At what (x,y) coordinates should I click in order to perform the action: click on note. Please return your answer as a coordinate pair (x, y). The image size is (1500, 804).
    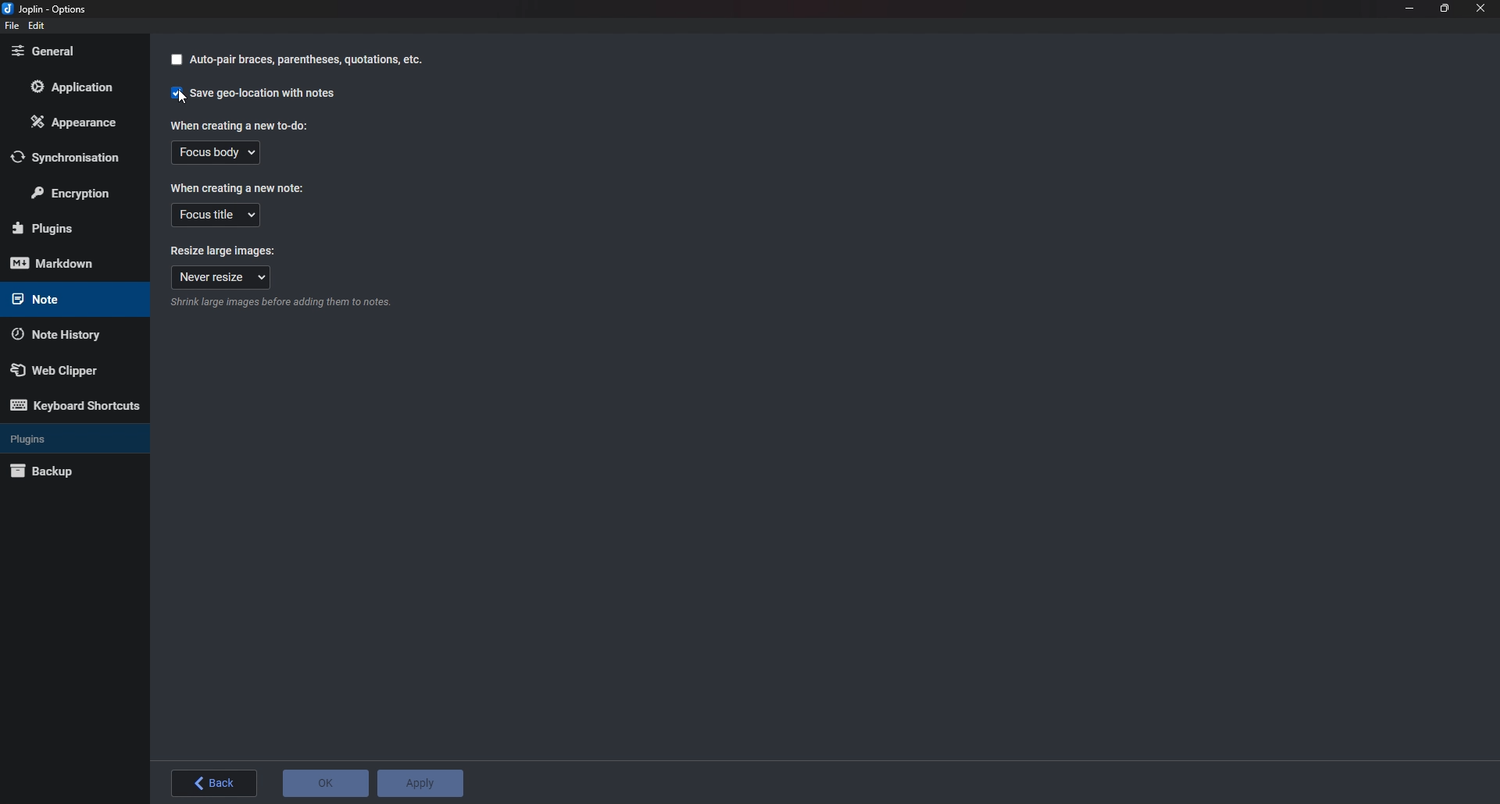
    Looking at the image, I should click on (66, 299).